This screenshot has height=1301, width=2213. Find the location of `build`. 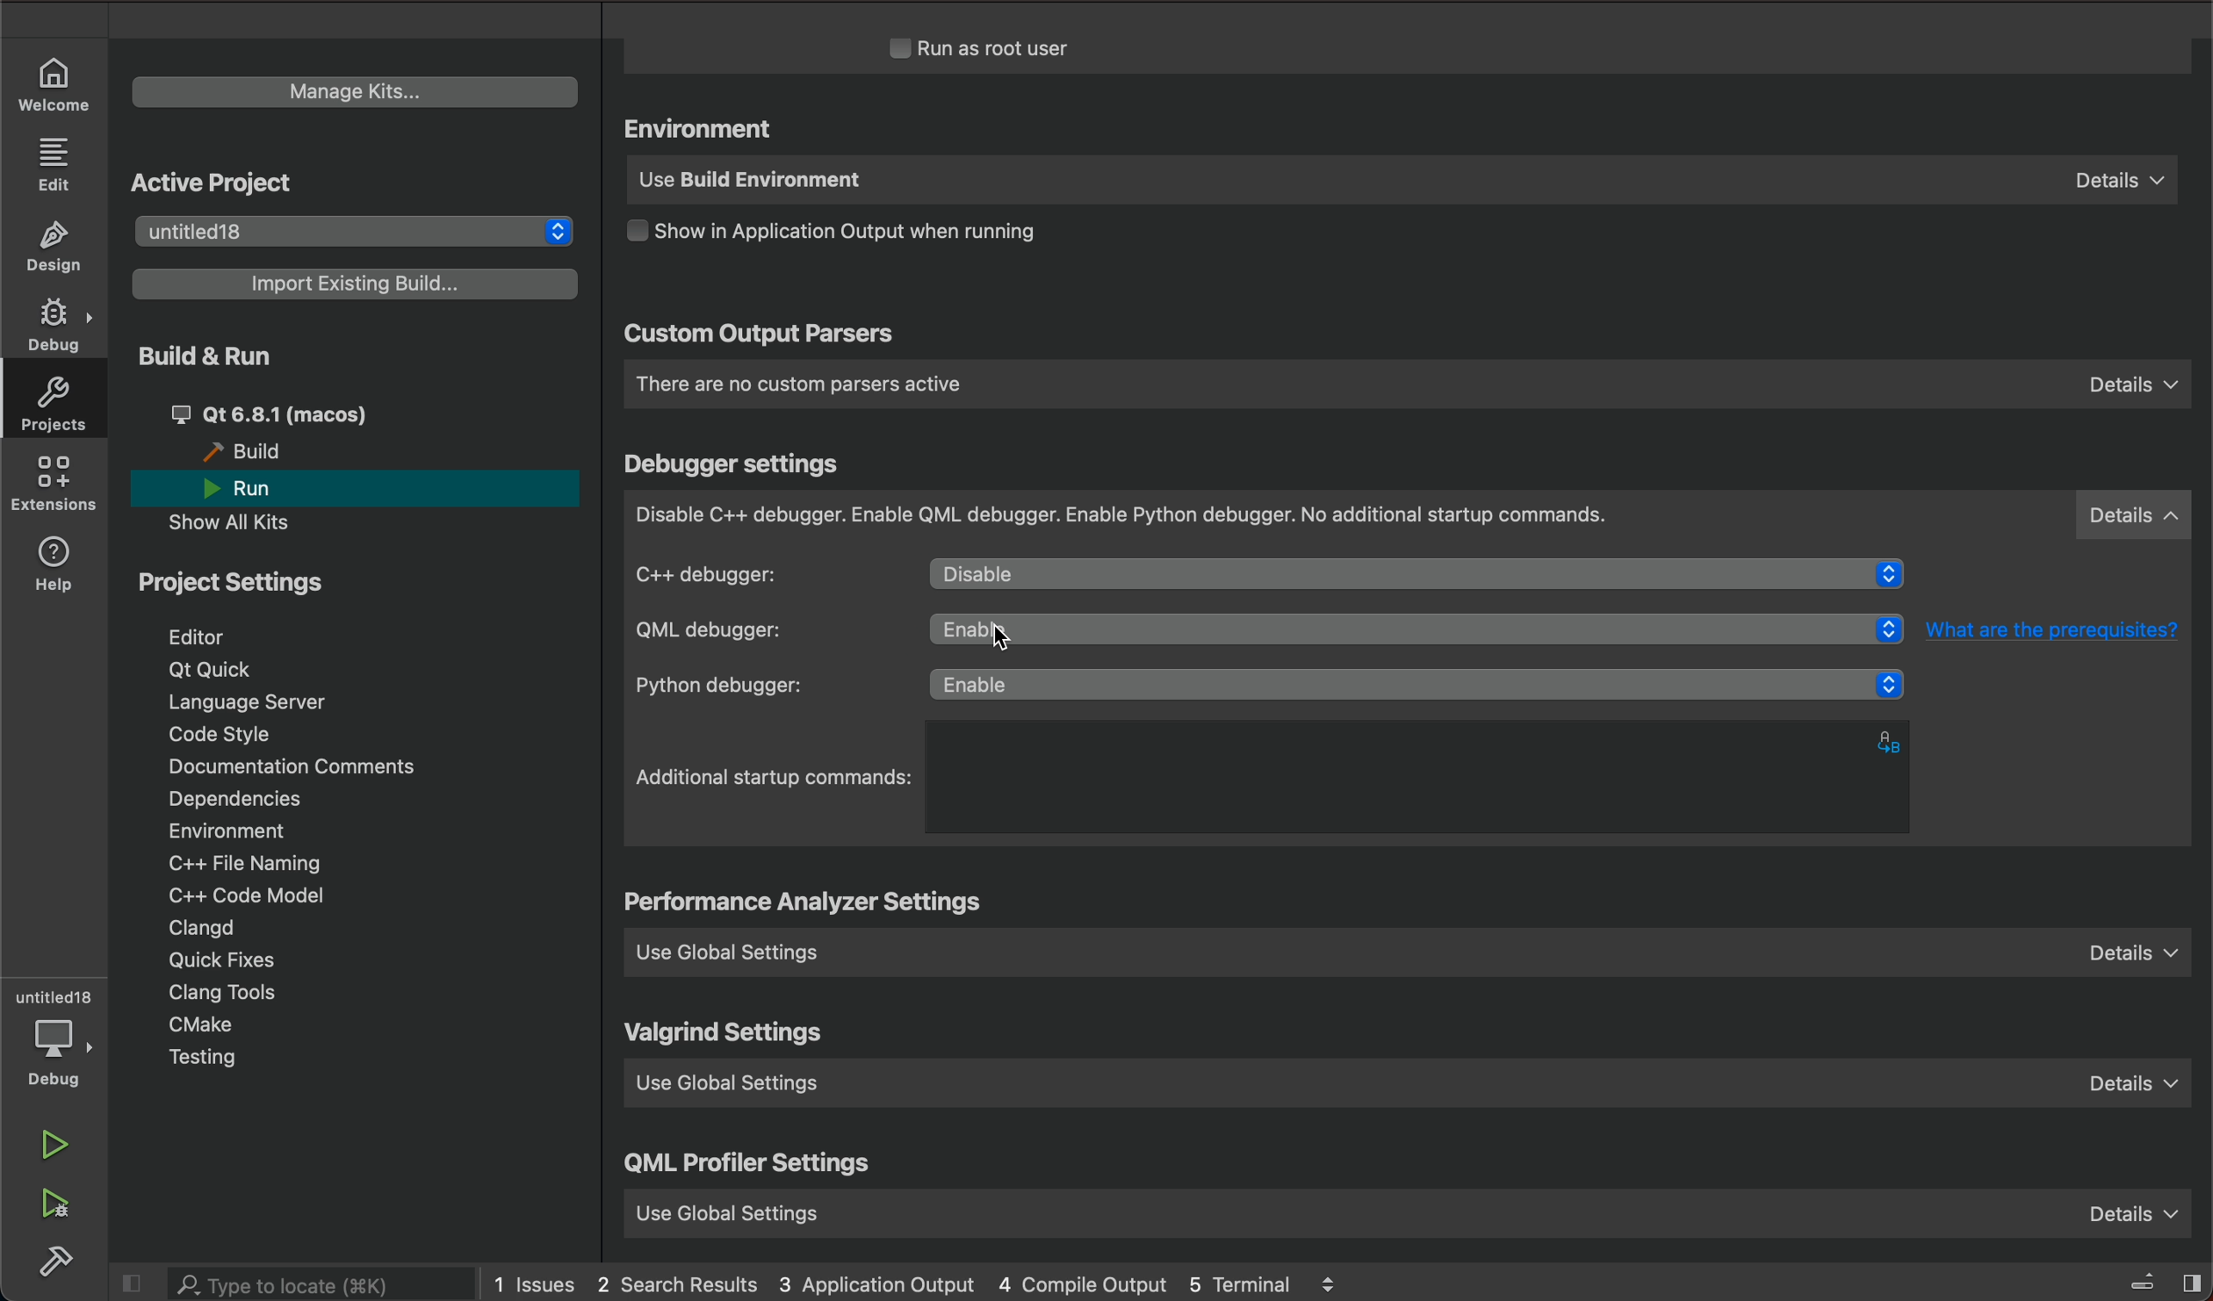

build is located at coordinates (59, 1261).